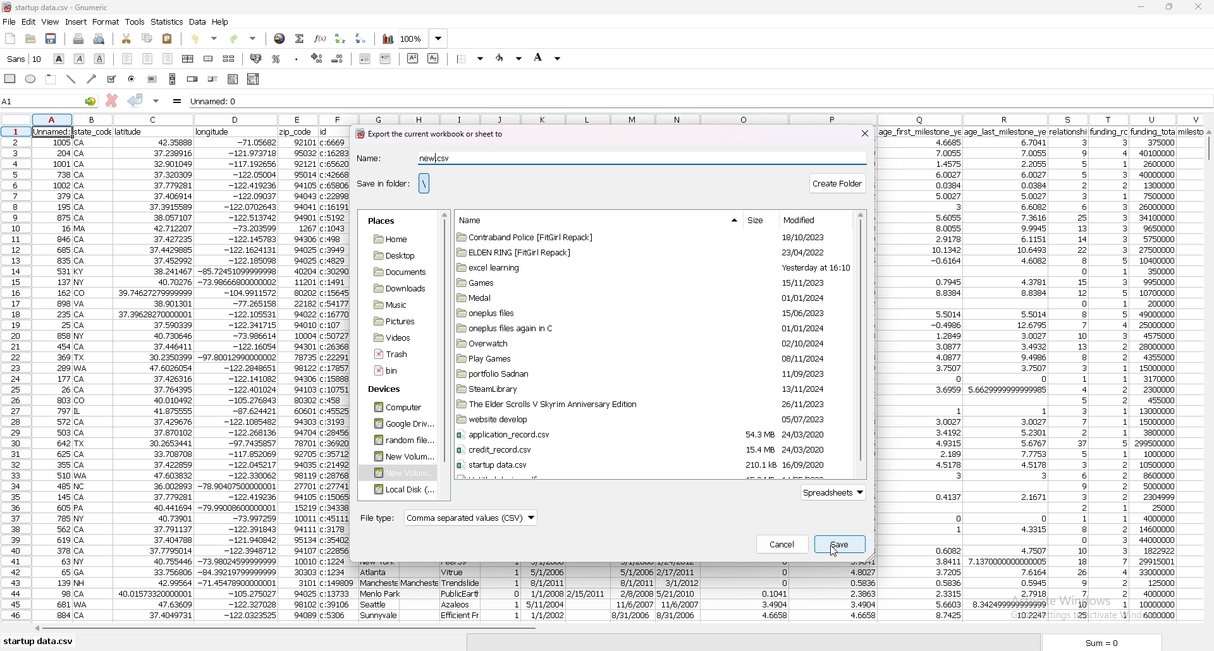 Image resolution: width=1214 pixels, height=651 pixels. What do you see at coordinates (25, 59) in the screenshot?
I see `font` at bounding box center [25, 59].